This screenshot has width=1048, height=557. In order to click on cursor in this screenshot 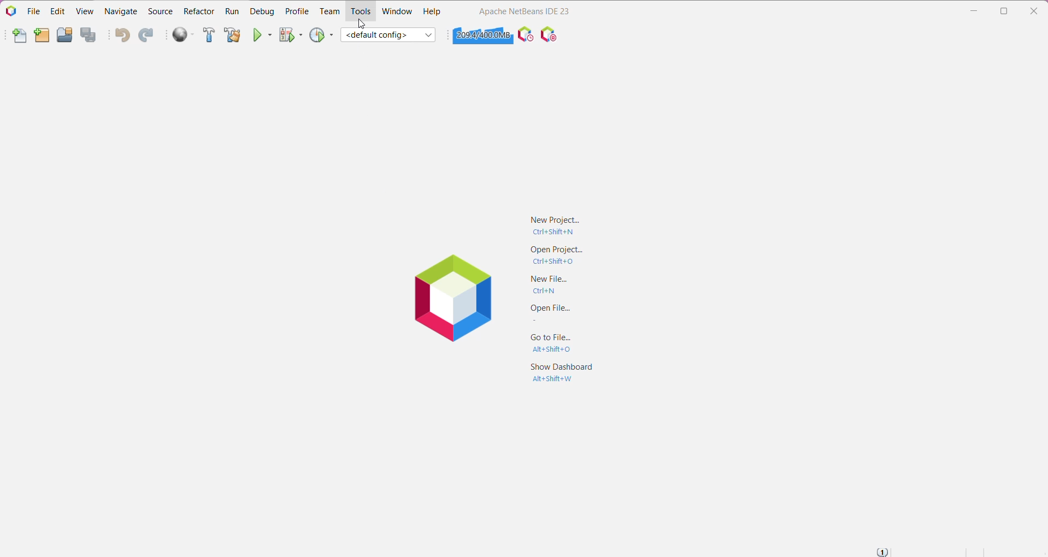, I will do `click(363, 22)`.